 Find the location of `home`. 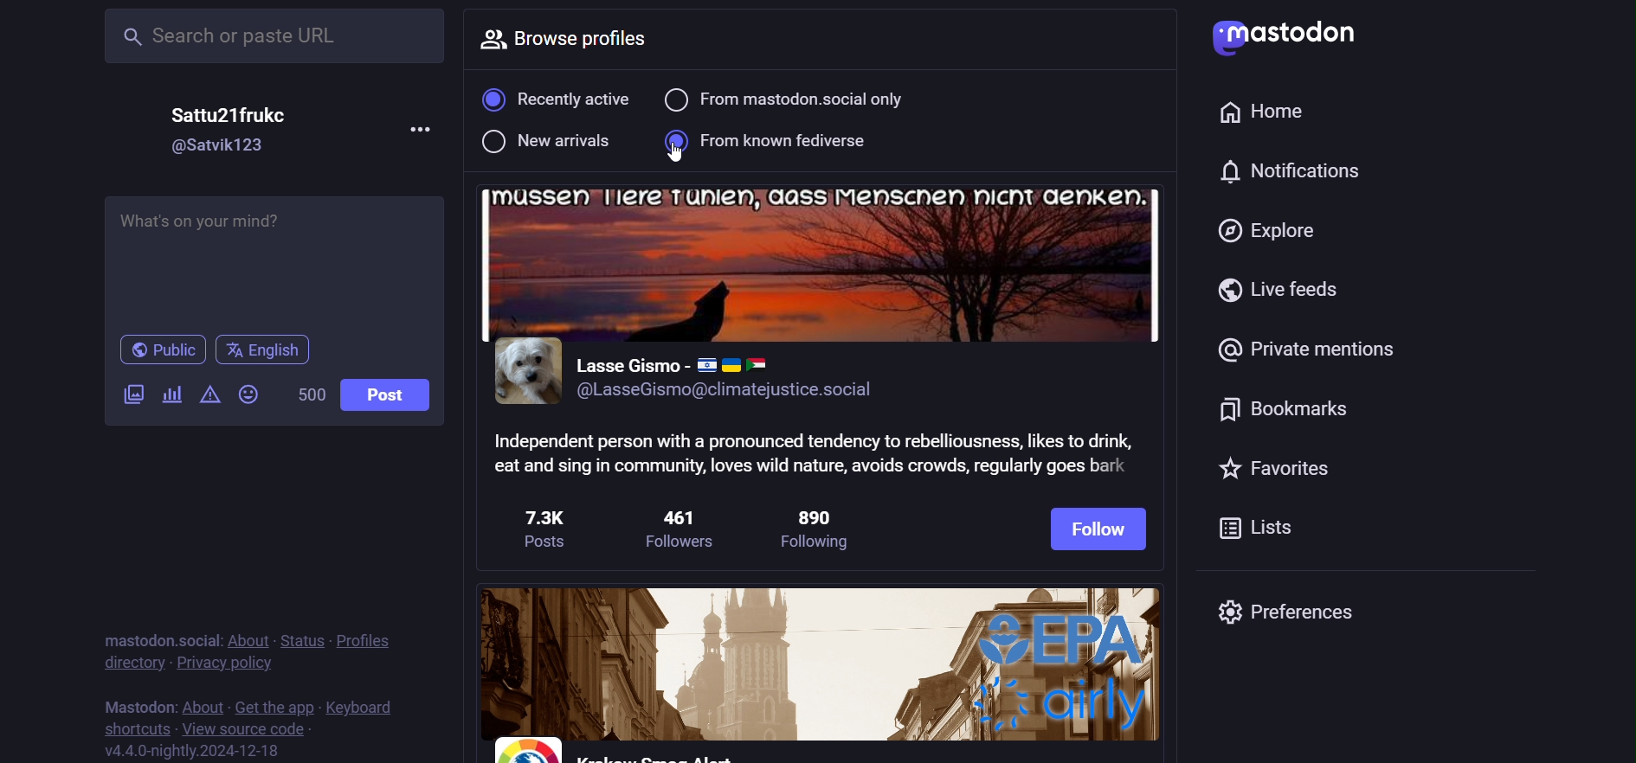

home is located at coordinates (1266, 113).